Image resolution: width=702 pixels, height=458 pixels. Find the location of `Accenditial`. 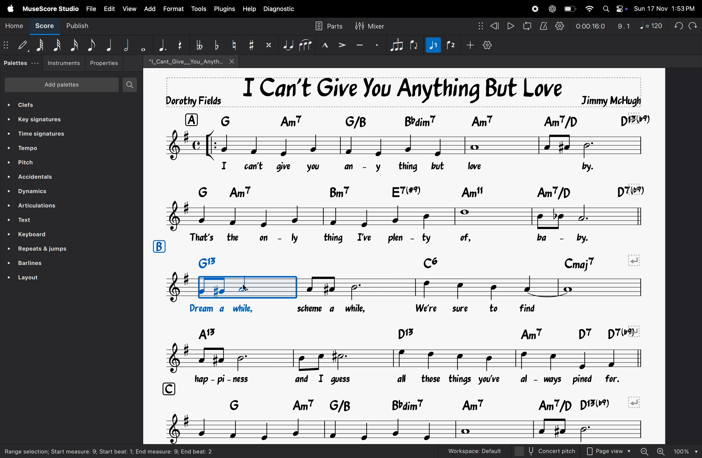

Accenditial is located at coordinates (31, 177).